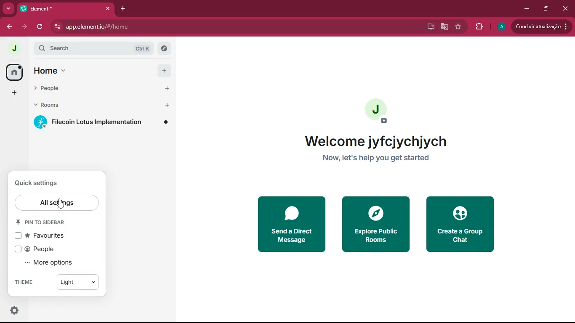 The height and width of the screenshot is (323, 575). I want to click on people, so click(53, 250).